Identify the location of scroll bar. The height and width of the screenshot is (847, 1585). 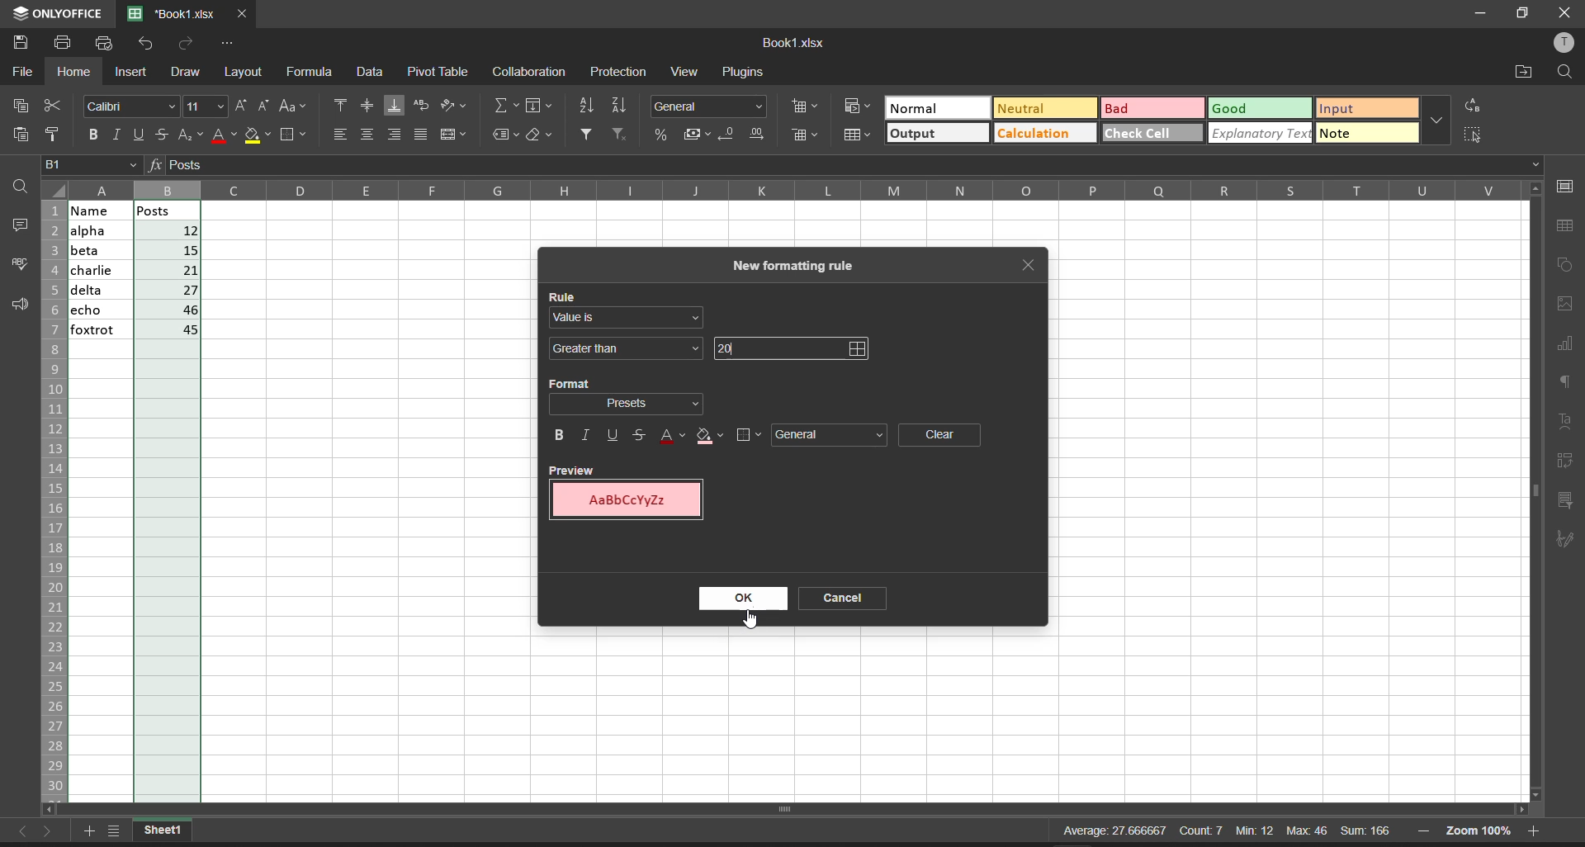
(793, 802).